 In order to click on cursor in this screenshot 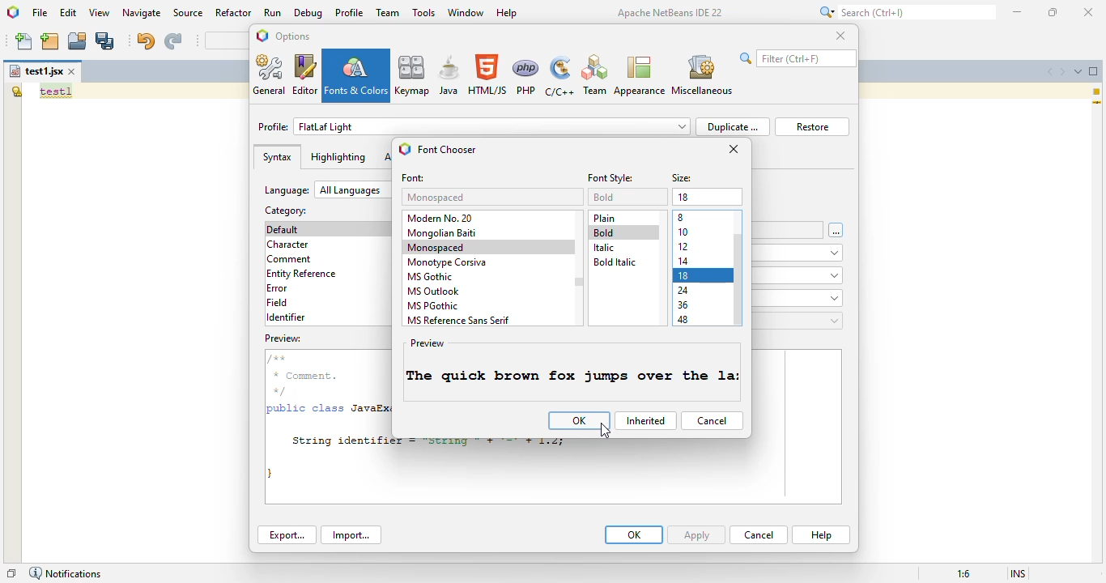, I will do `click(606, 432)`.